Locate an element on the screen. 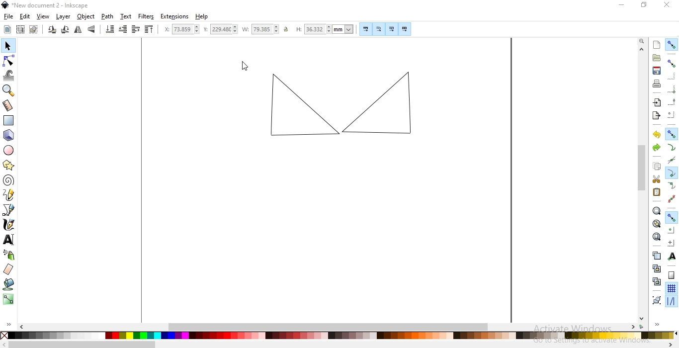  draw bezier curves and straight lines is located at coordinates (9, 211).